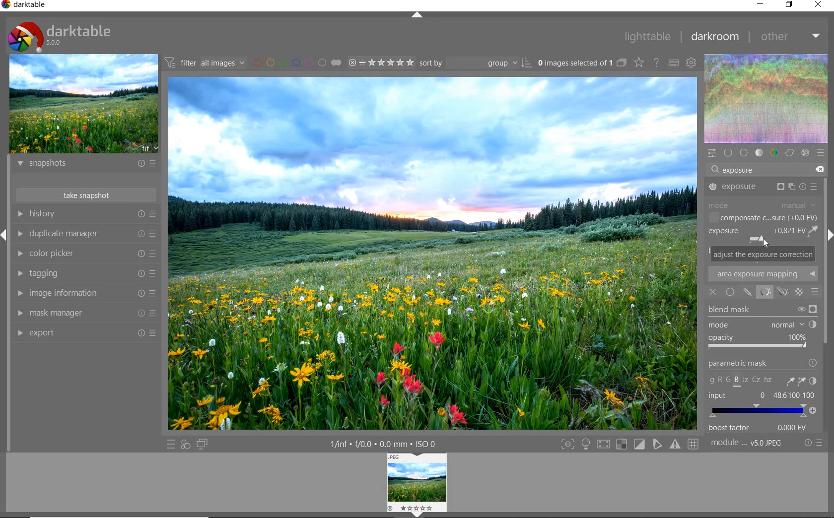 The width and height of the screenshot is (834, 518). Describe the element at coordinates (656, 64) in the screenshot. I see `enable online help` at that location.